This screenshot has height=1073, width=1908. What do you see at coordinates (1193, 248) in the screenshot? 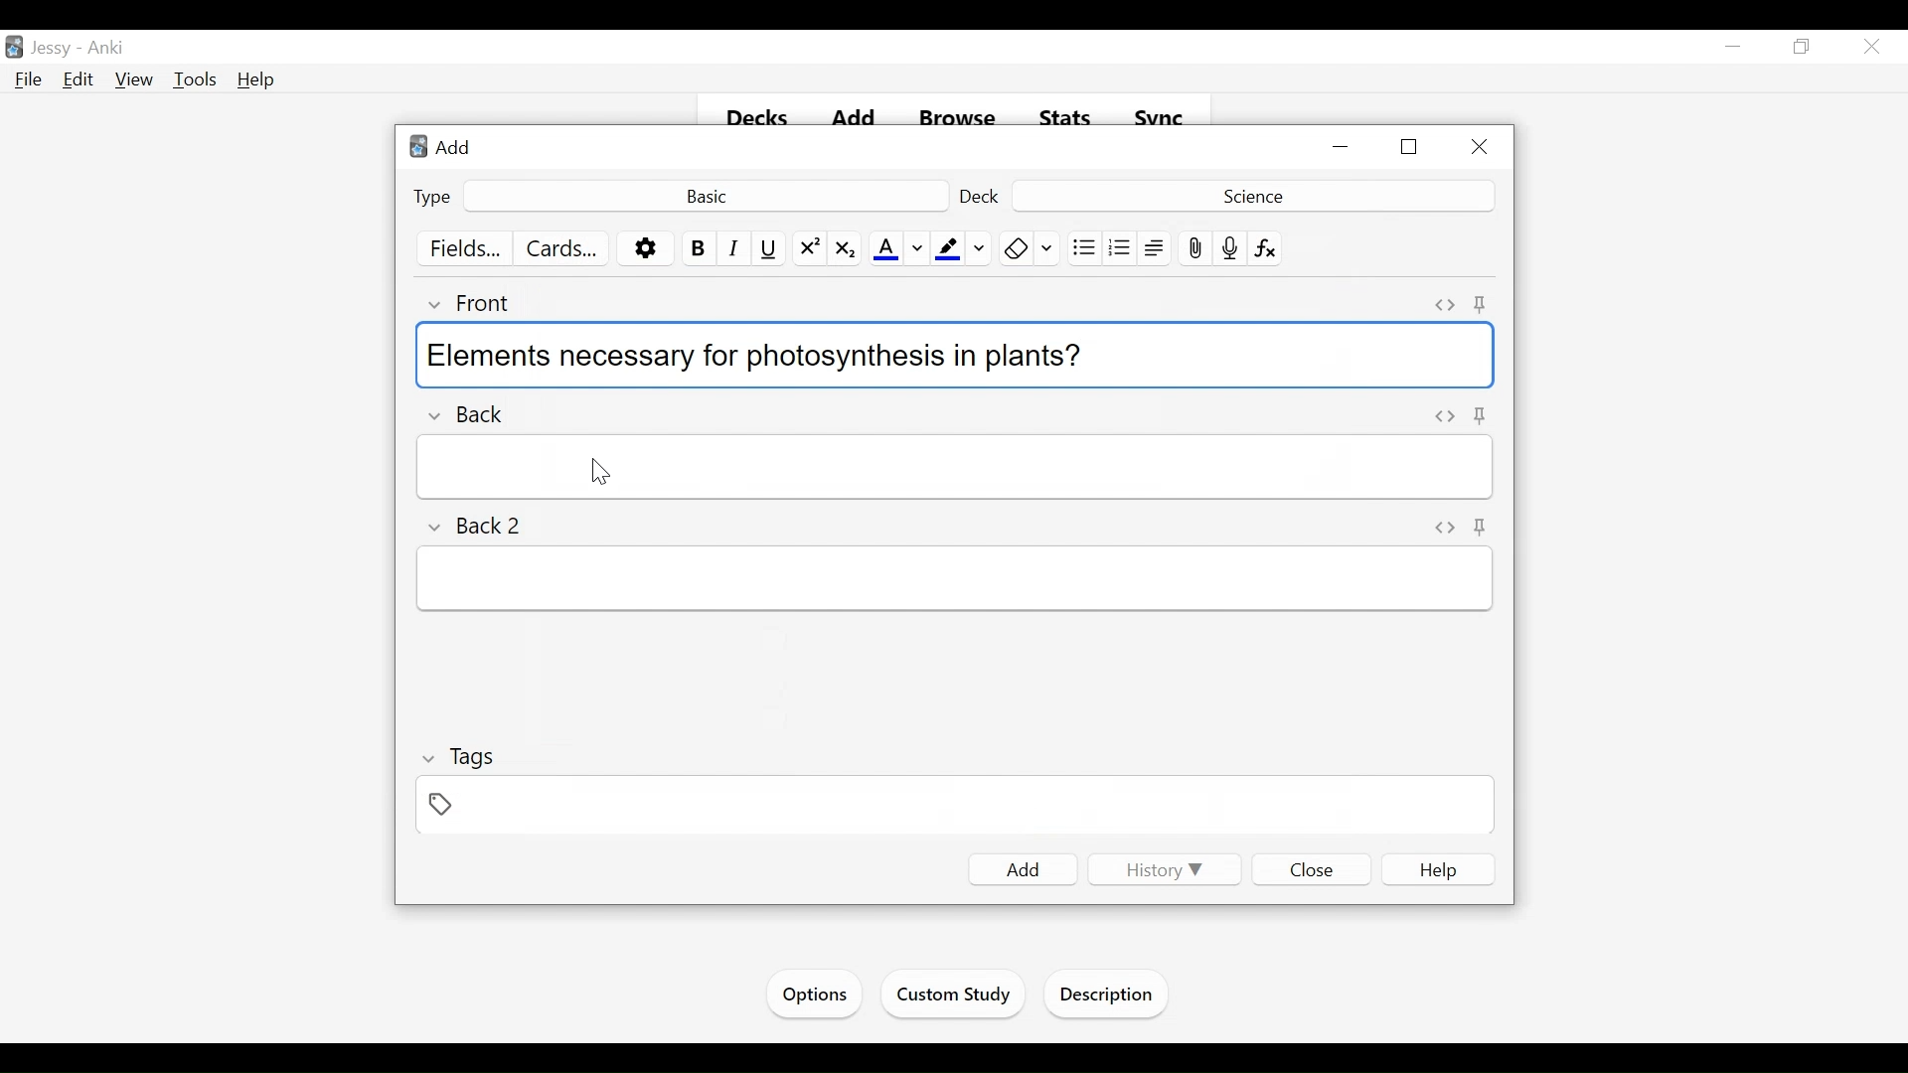
I see `Upload pictures/images/ files` at bounding box center [1193, 248].